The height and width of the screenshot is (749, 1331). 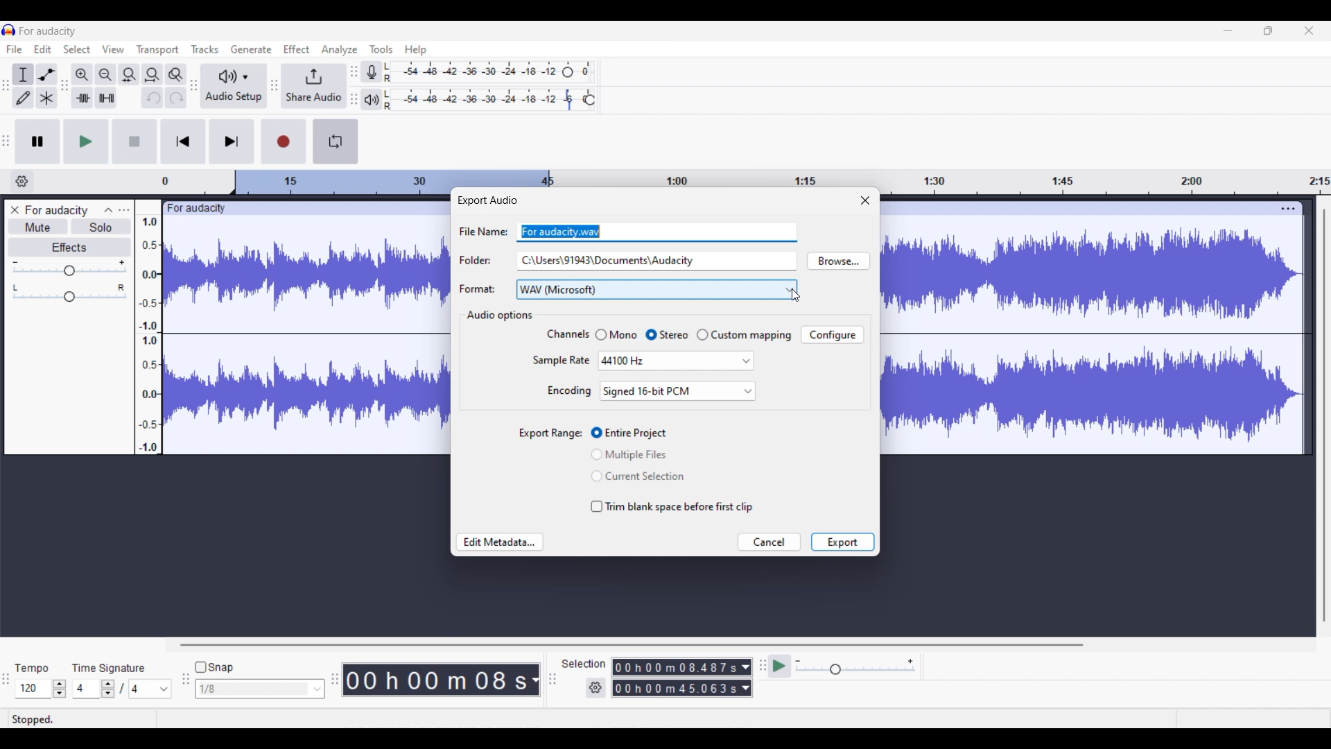 What do you see at coordinates (639, 433) in the screenshot?
I see `Toggle for 'Entire Project'` at bounding box center [639, 433].